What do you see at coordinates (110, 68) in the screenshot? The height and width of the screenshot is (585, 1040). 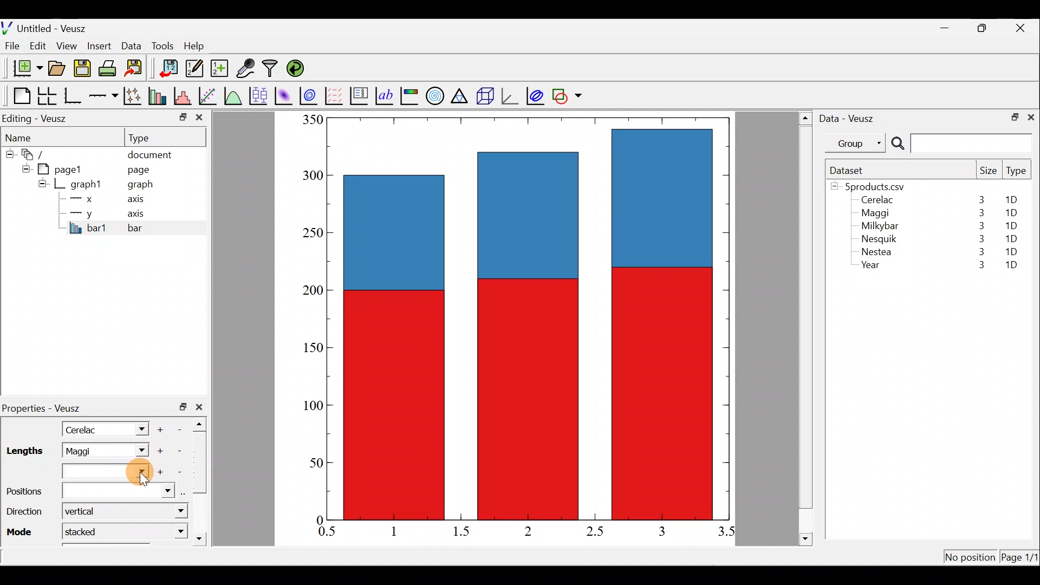 I see `Print the document` at bounding box center [110, 68].